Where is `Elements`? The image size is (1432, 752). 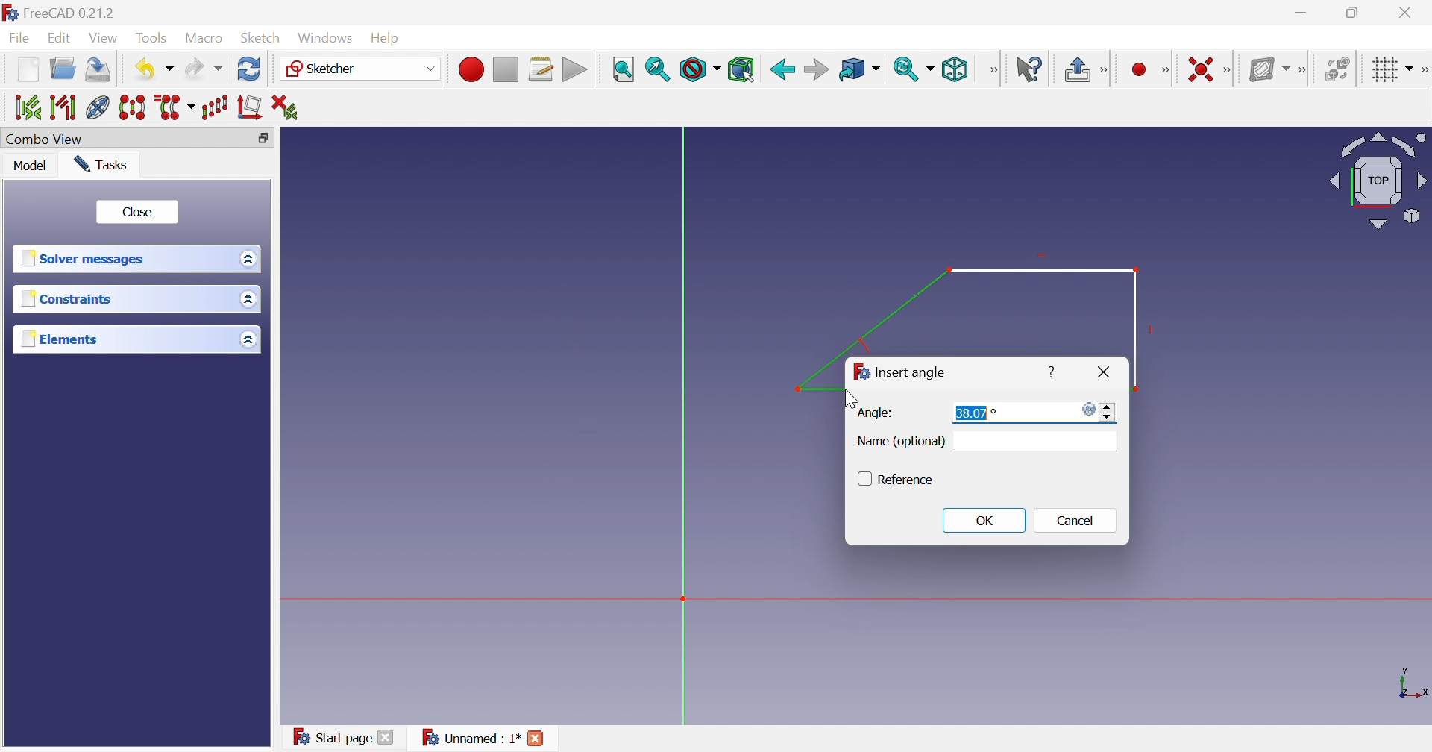 Elements is located at coordinates (57, 339).